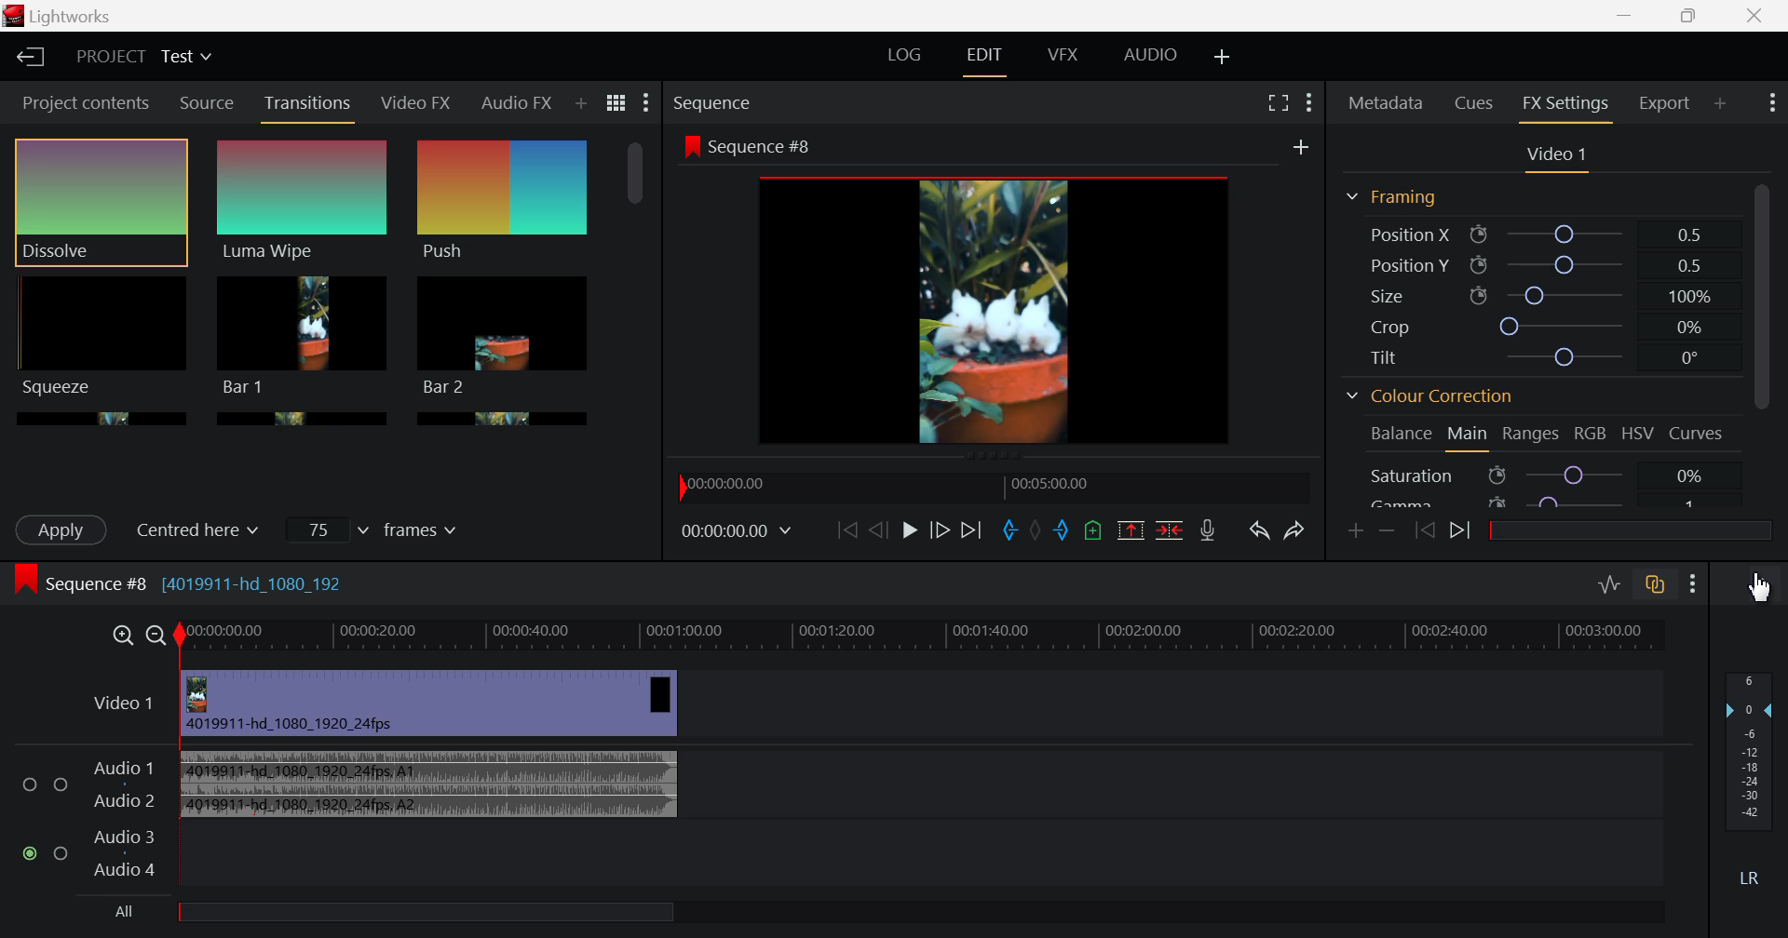 This screenshot has width=1788, height=938. I want to click on Add Panel, so click(1721, 102).